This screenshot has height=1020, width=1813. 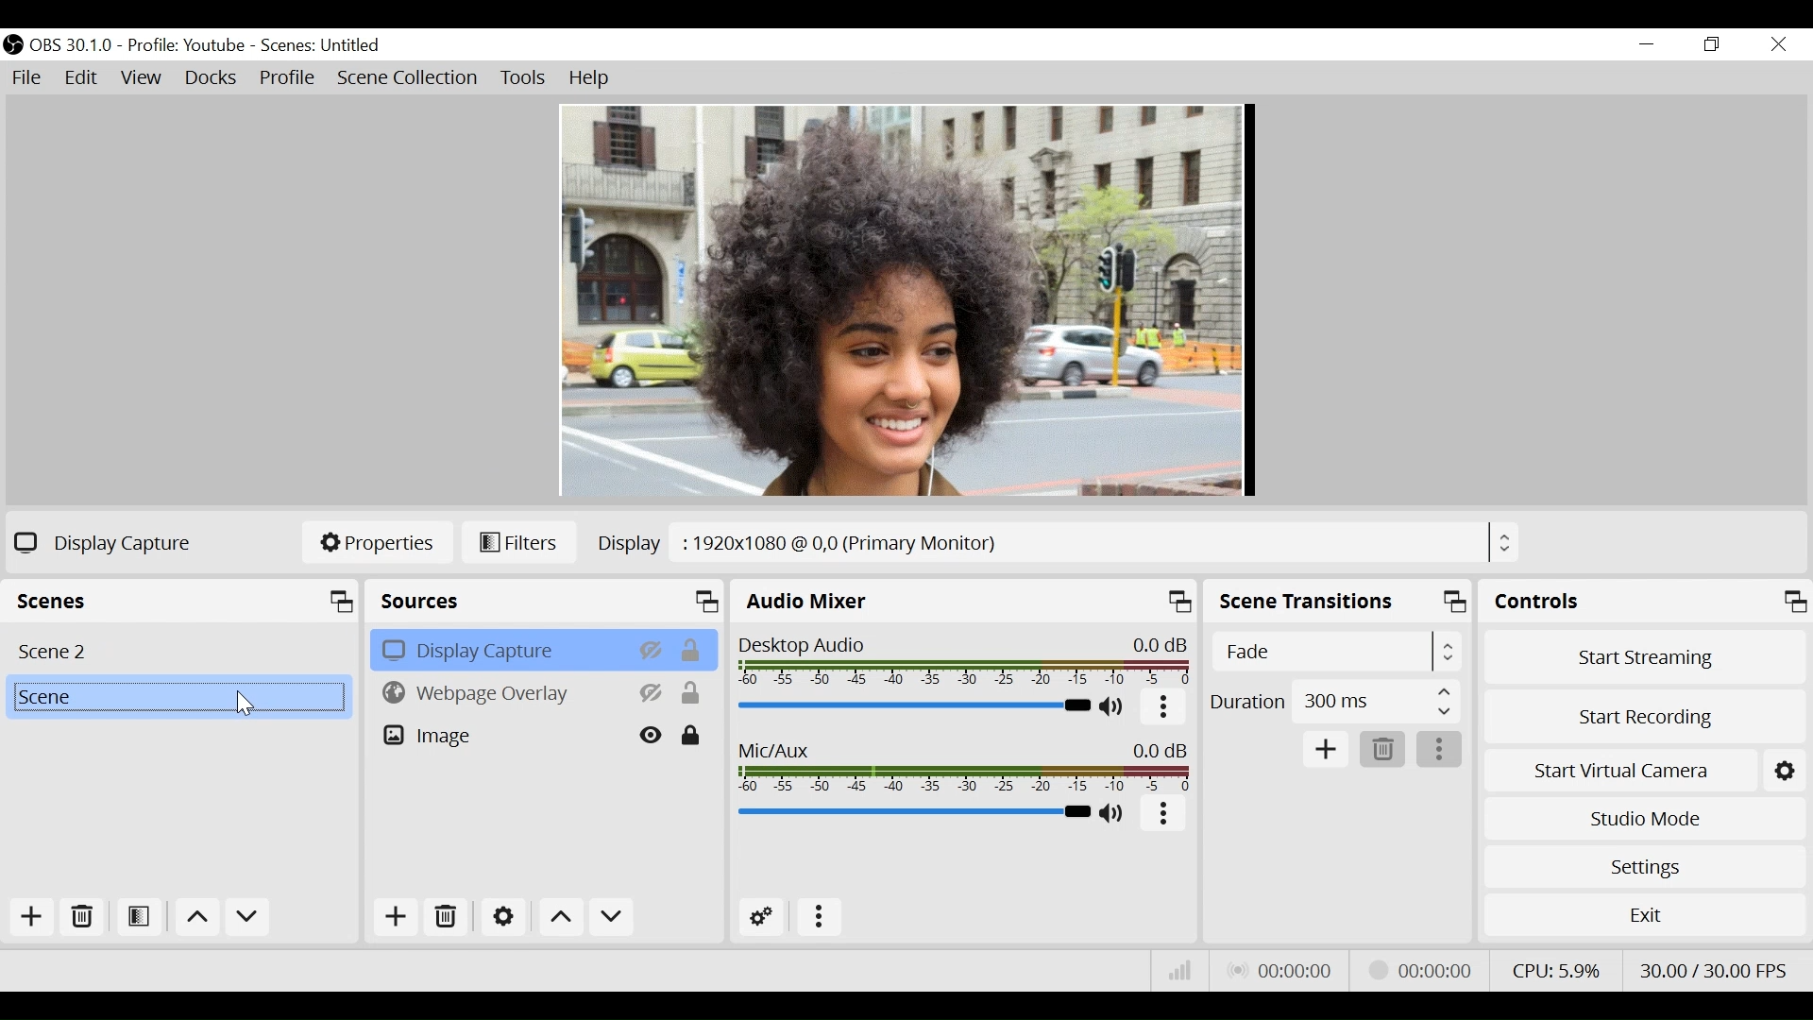 What do you see at coordinates (143, 78) in the screenshot?
I see `View` at bounding box center [143, 78].